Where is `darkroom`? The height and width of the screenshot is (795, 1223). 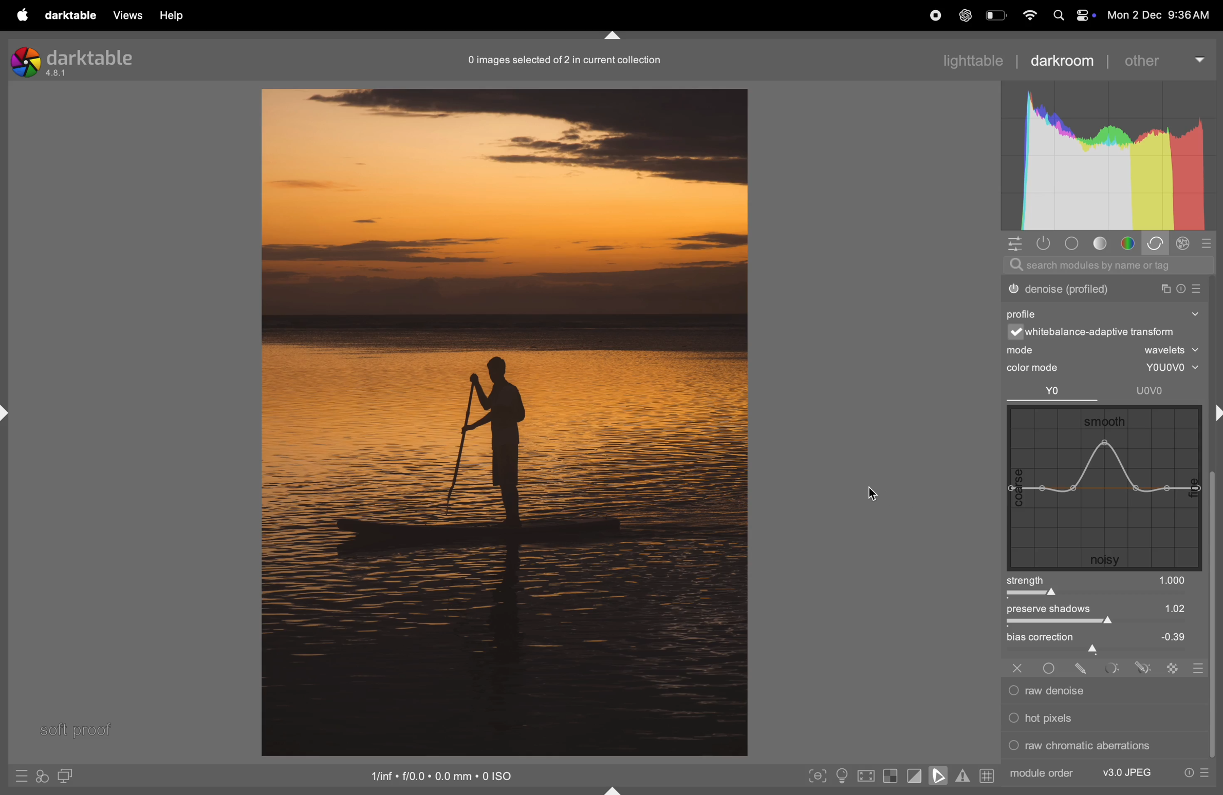 darkroom is located at coordinates (1069, 59).